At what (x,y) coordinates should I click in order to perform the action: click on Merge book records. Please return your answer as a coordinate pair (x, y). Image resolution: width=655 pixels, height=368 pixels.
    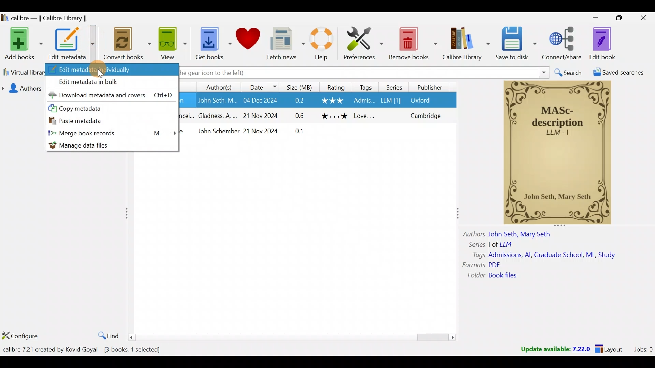
    Looking at the image, I should click on (110, 134).